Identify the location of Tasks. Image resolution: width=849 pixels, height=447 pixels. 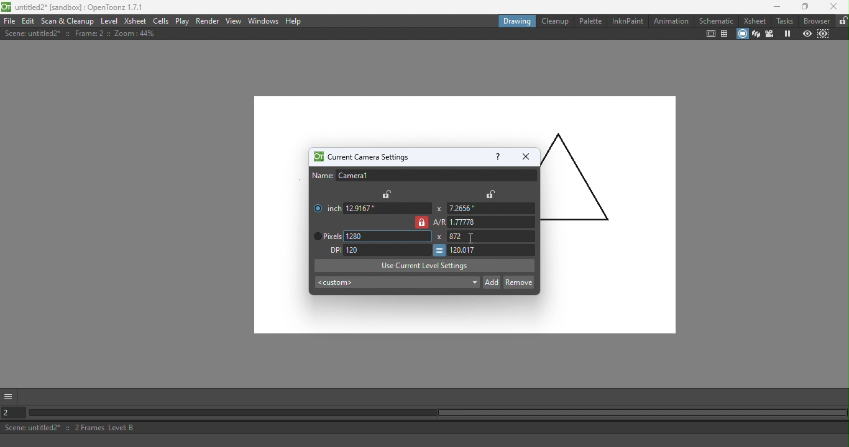
(784, 21).